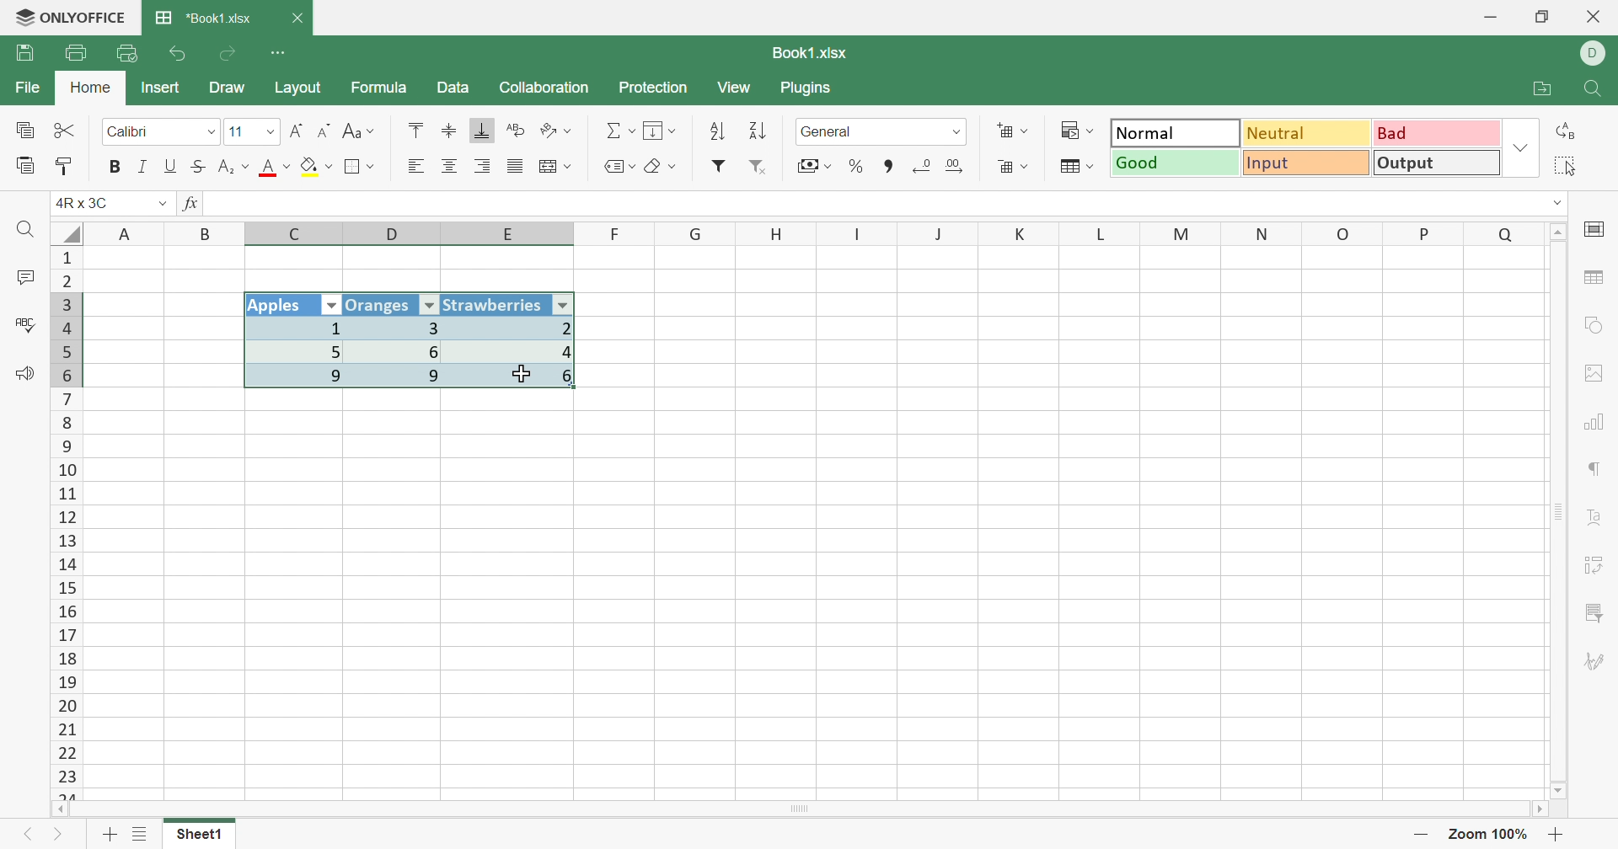 The width and height of the screenshot is (1618, 849). I want to click on Formula, so click(378, 90).